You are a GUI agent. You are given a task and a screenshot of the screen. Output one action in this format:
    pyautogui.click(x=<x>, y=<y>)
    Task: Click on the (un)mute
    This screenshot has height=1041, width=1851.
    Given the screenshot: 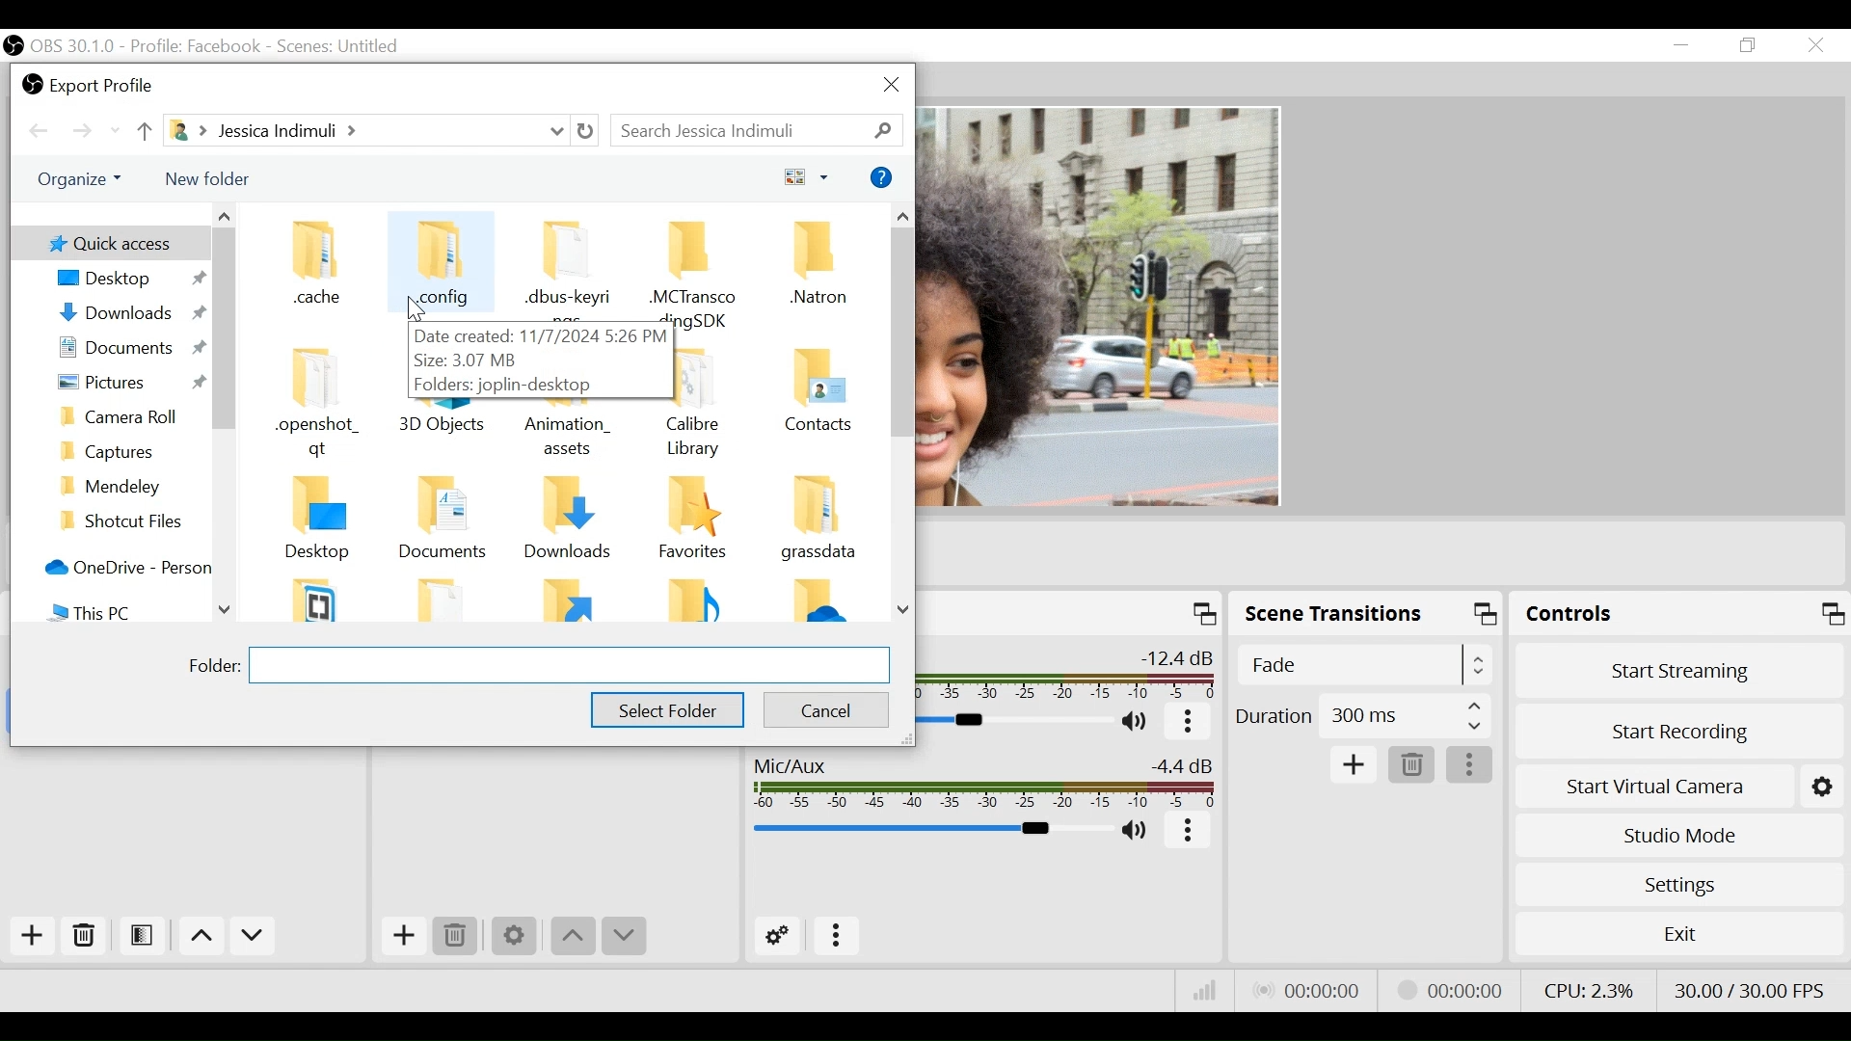 What is the action you would take?
    pyautogui.click(x=1140, y=723)
    